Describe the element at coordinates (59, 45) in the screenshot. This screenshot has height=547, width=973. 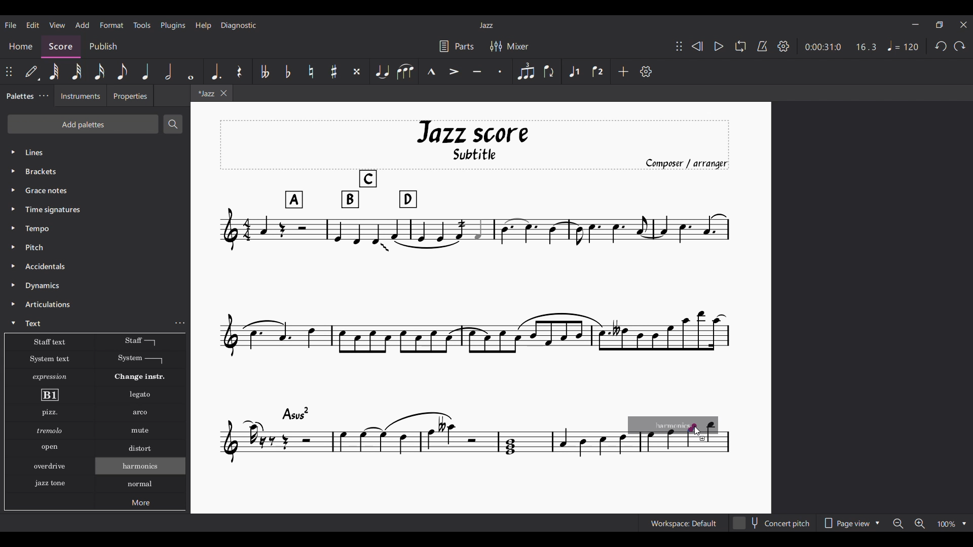
I see `Score, current section highlighted` at that location.